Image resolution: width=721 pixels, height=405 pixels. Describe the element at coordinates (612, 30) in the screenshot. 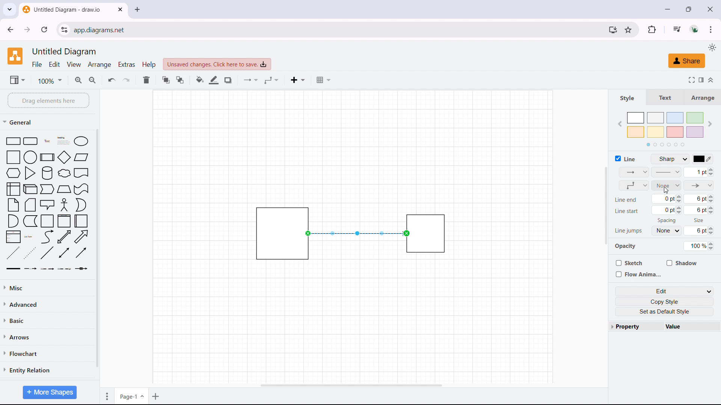

I see `install` at that location.